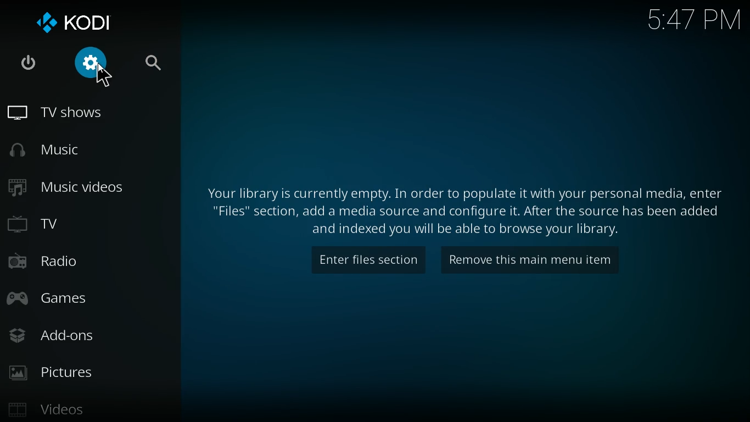  I want to click on power, so click(30, 64).